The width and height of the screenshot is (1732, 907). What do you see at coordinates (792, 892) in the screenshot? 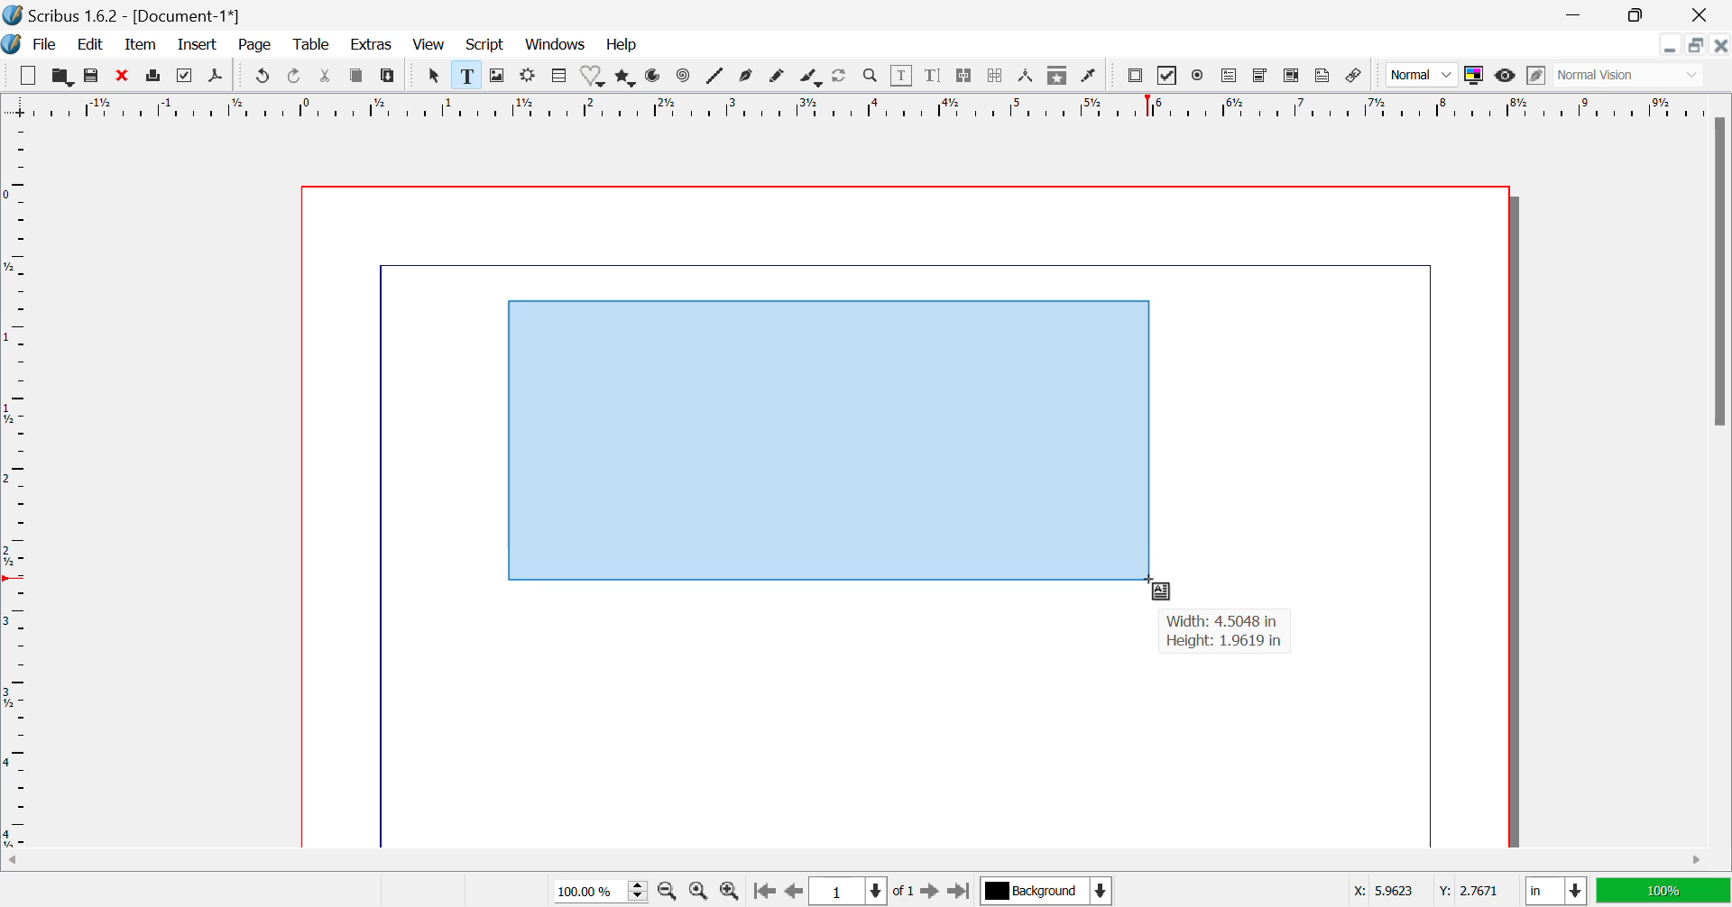
I see `Previous Page` at bounding box center [792, 892].